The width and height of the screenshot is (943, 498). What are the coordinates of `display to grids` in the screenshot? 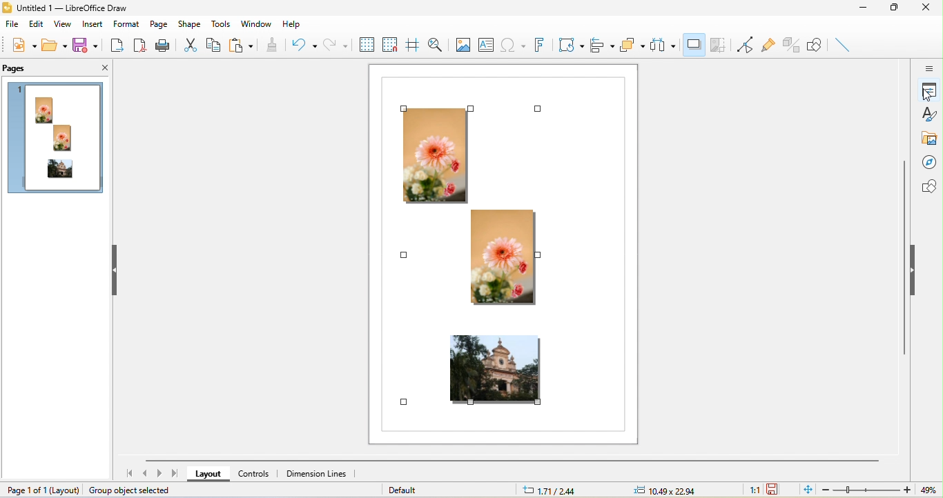 It's located at (366, 44).